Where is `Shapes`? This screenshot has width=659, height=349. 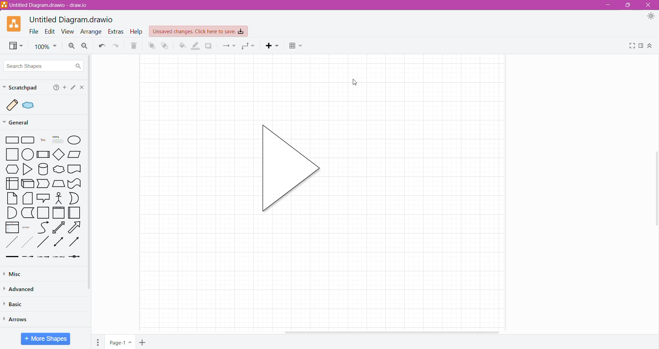
Shapes is located at coordinates (44, 198).